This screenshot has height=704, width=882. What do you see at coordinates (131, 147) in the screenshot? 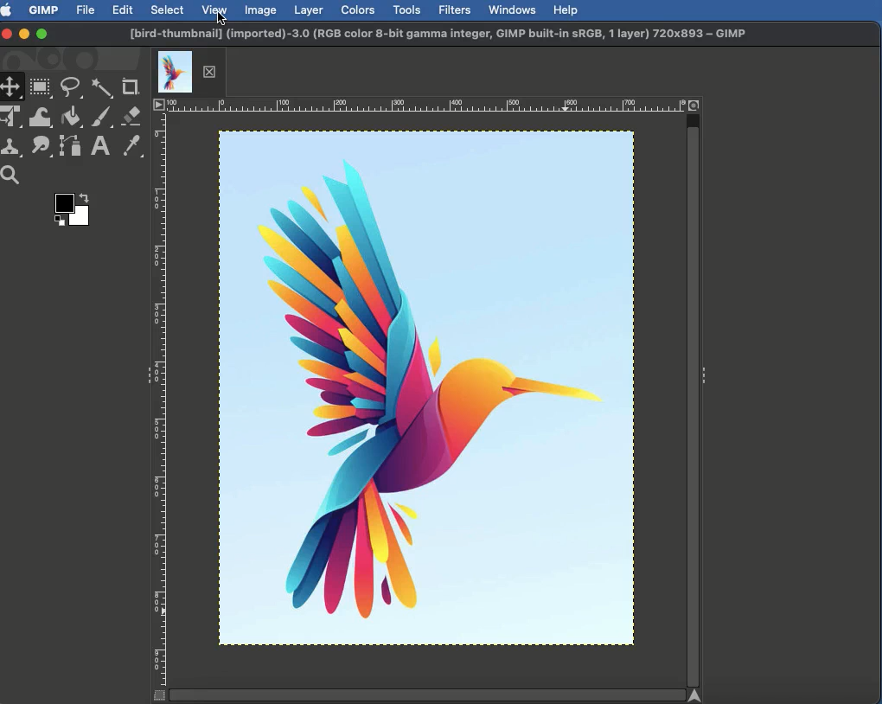
I see `Color picker` at bounding box center [131, 147].